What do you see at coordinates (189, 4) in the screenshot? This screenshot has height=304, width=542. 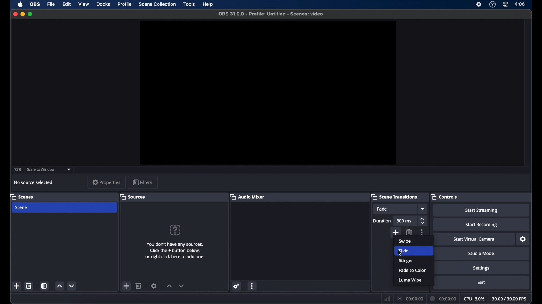 I see `tools` at bounding box center [189, 4].